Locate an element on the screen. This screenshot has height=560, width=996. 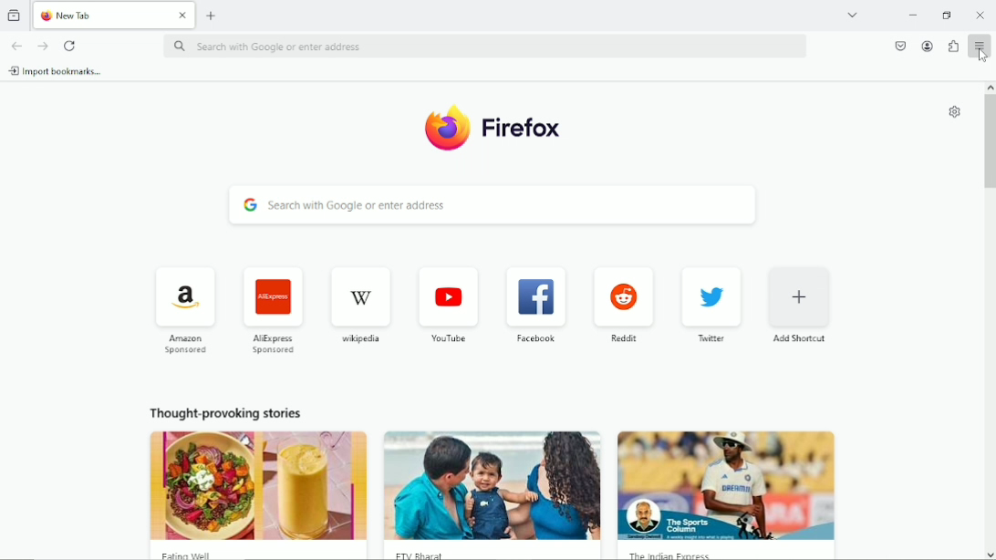
icon is located at coordinates (181, 299).